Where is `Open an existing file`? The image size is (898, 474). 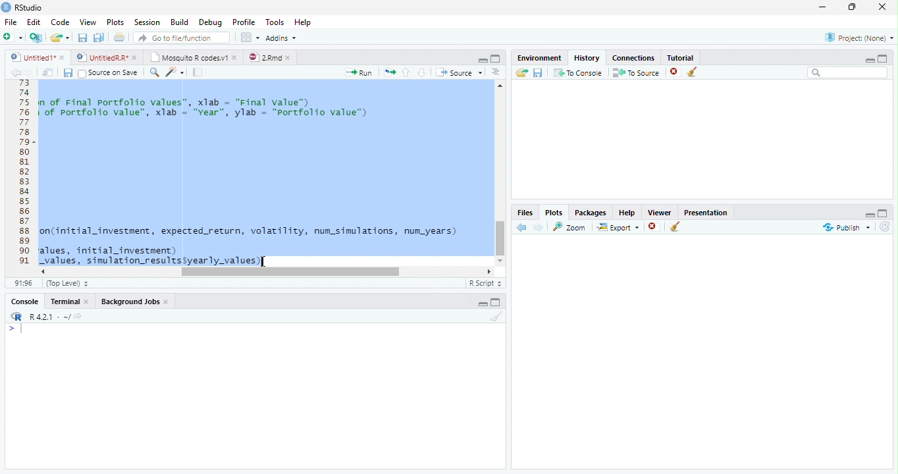 Open an existing file is located at coordinates (60, 37).